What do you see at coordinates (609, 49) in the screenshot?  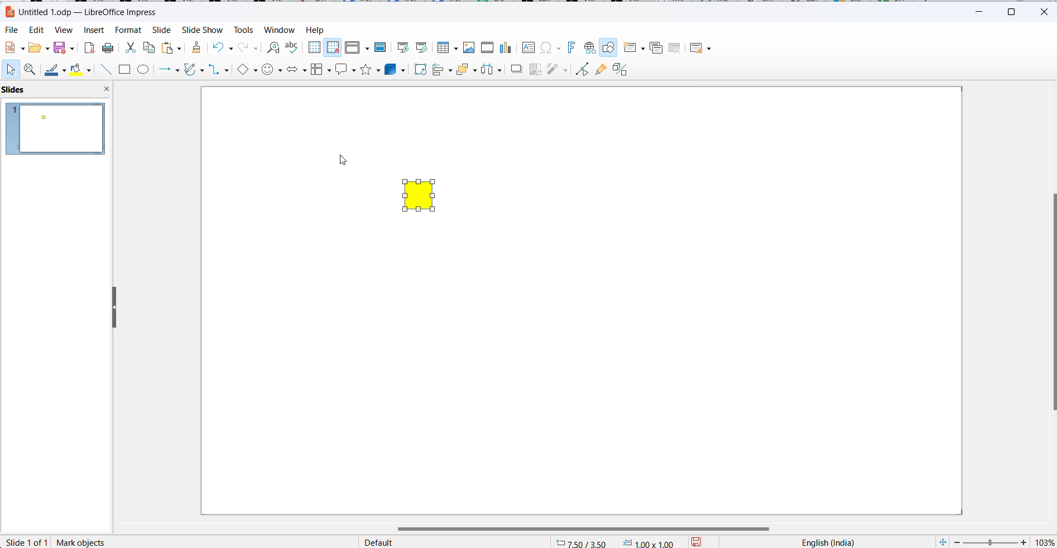 I see `Show draw functions` at bounding box center [609, 49].